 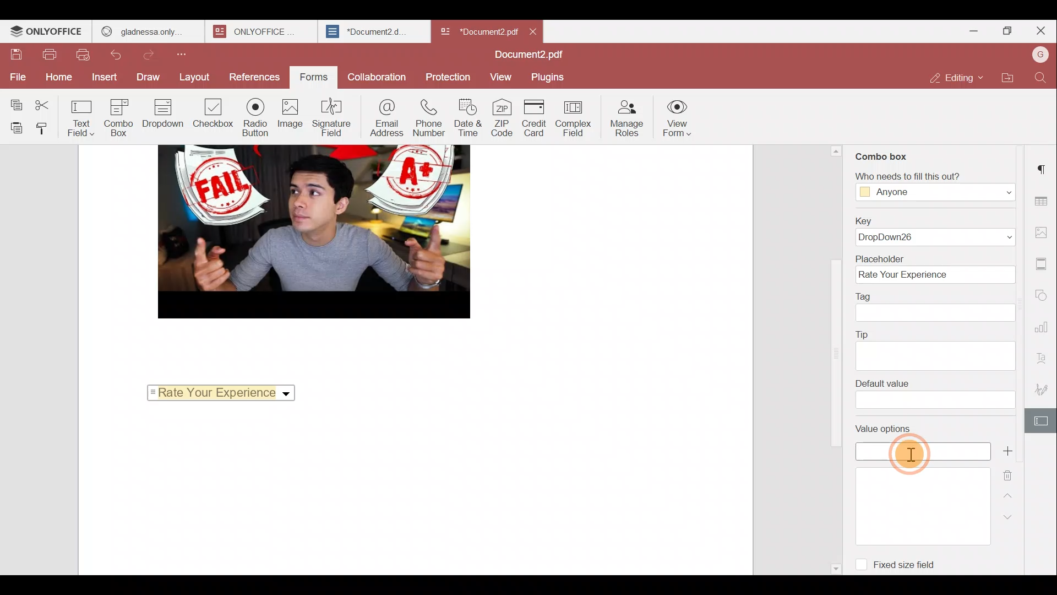 I want to click on Email address, so click(x=385, y=117).